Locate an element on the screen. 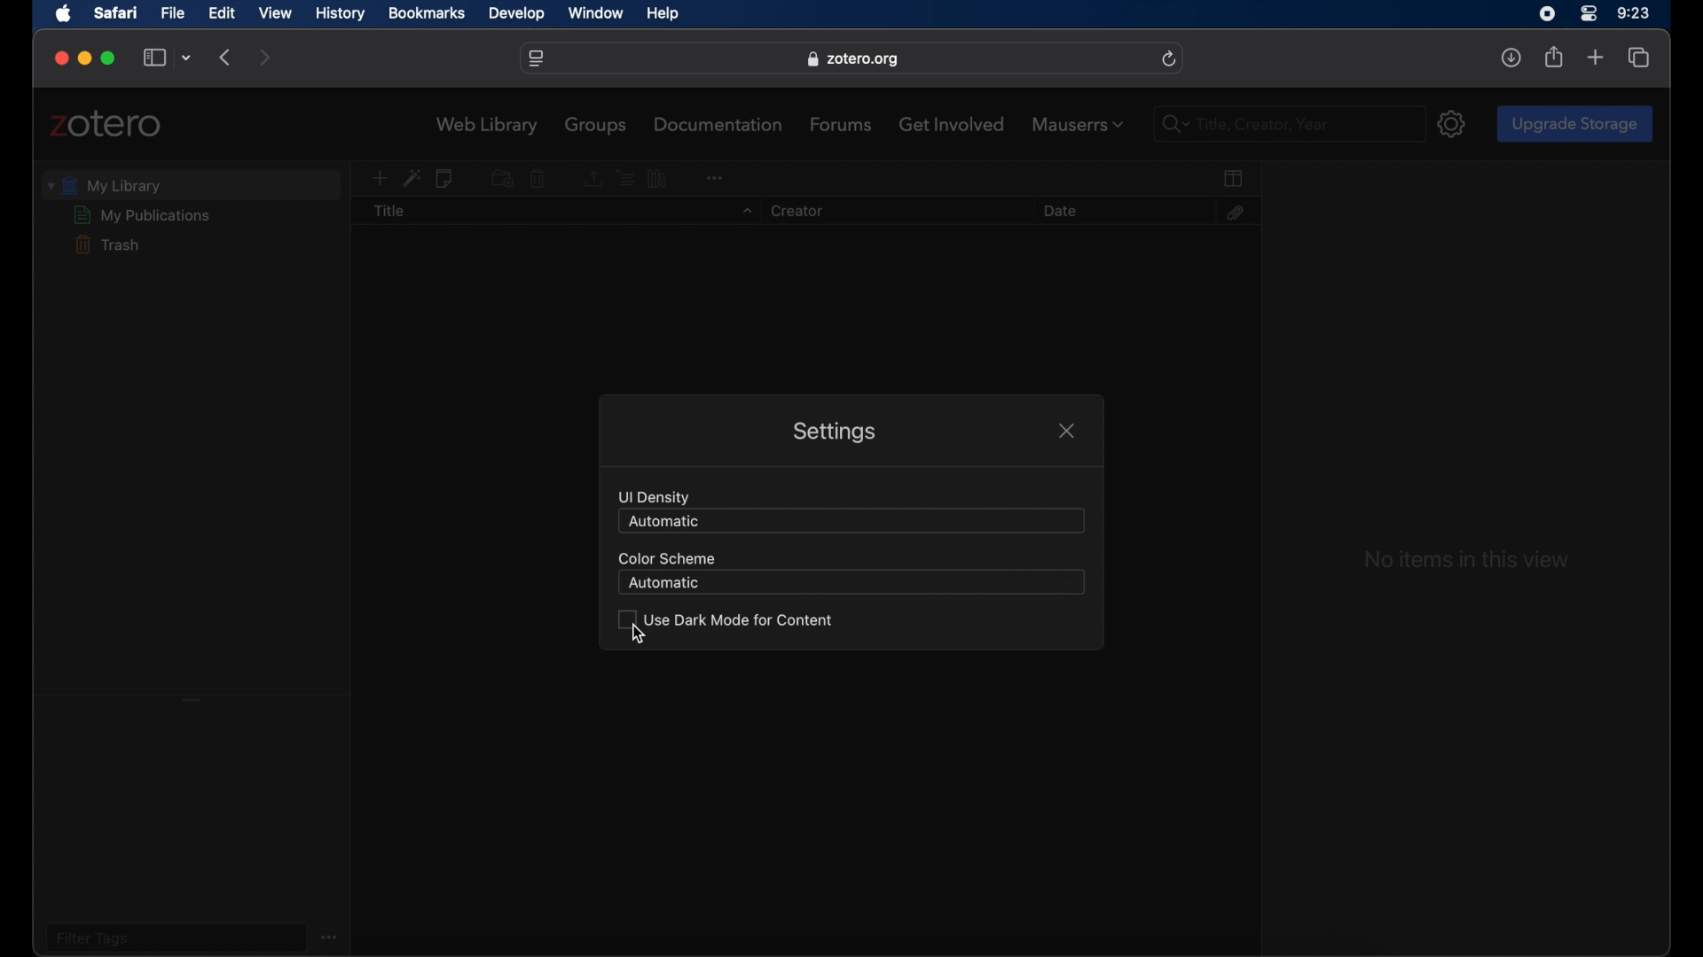 This screenshot has height=957, width=1703. creator is located at coordinates (795, 212).